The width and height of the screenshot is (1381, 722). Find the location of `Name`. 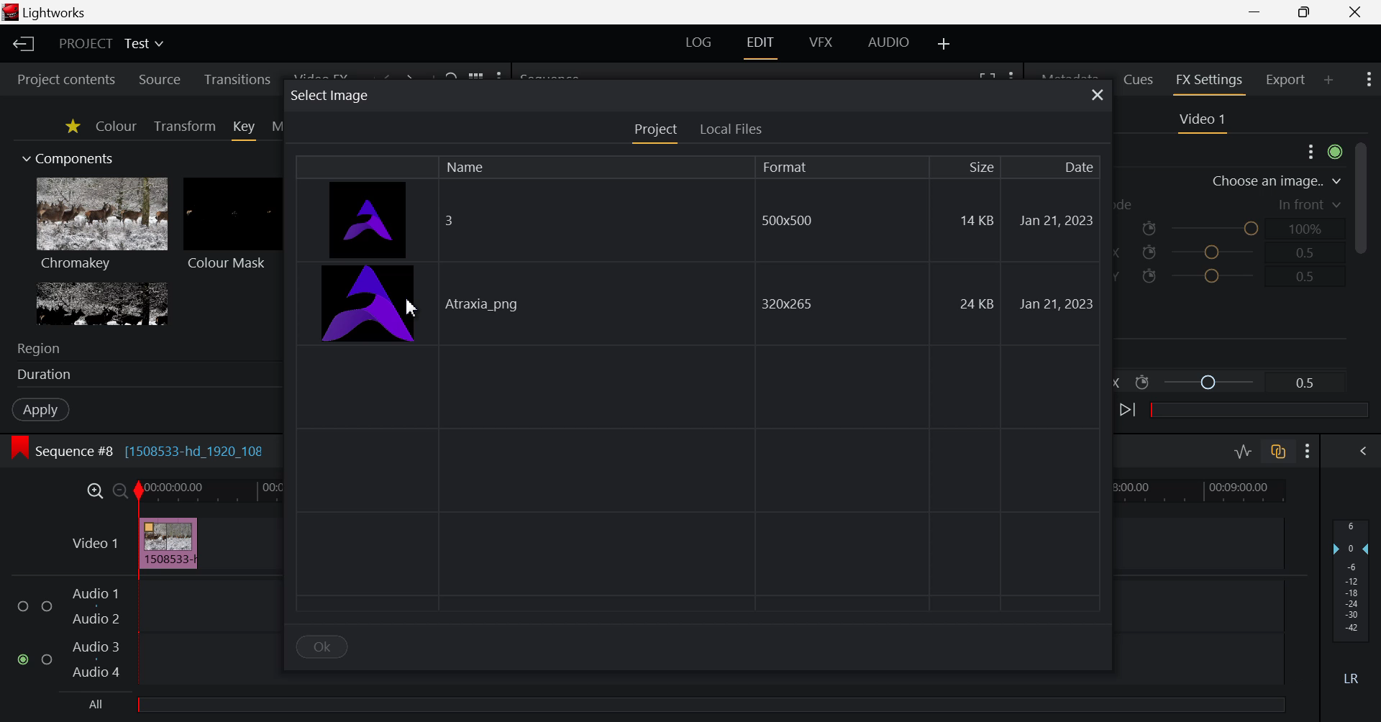

Name is located at coordinates (465, 167).